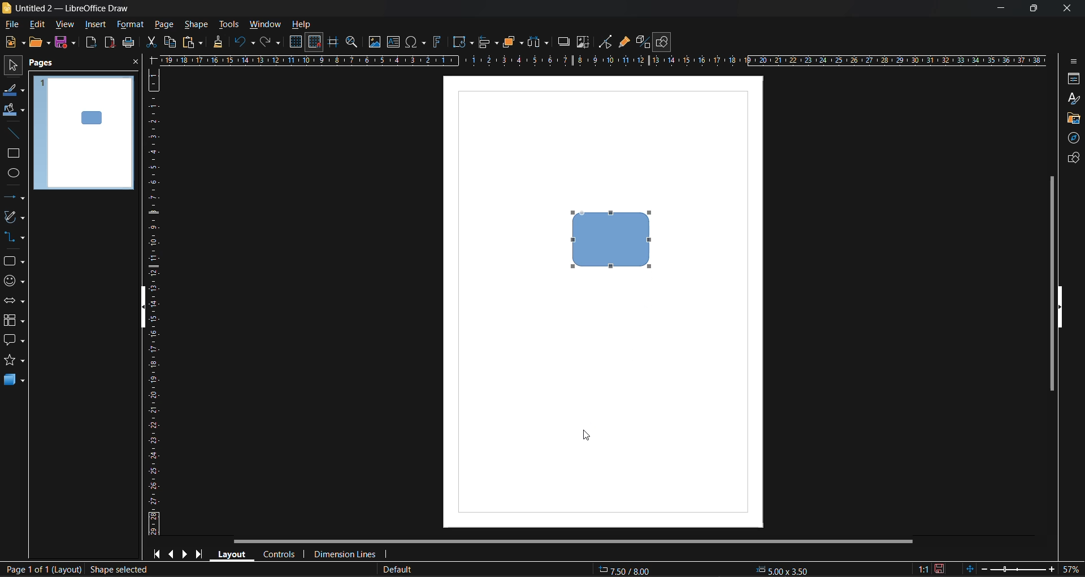 The width and height of the screenshot is (1085, 577). Describe the element at coordinates (540, 42) in the screenshot. I see `distribute` at that location.